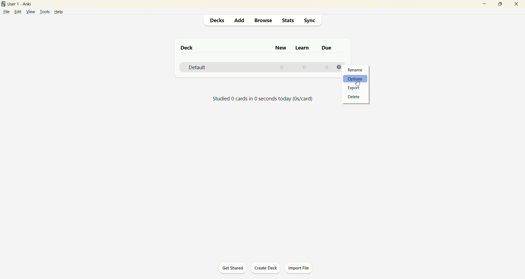 This screenshot has width=525, height=279. Describe the element at coordinates (23, 4) in the screenshot. I see `User1-Anki` at that location.